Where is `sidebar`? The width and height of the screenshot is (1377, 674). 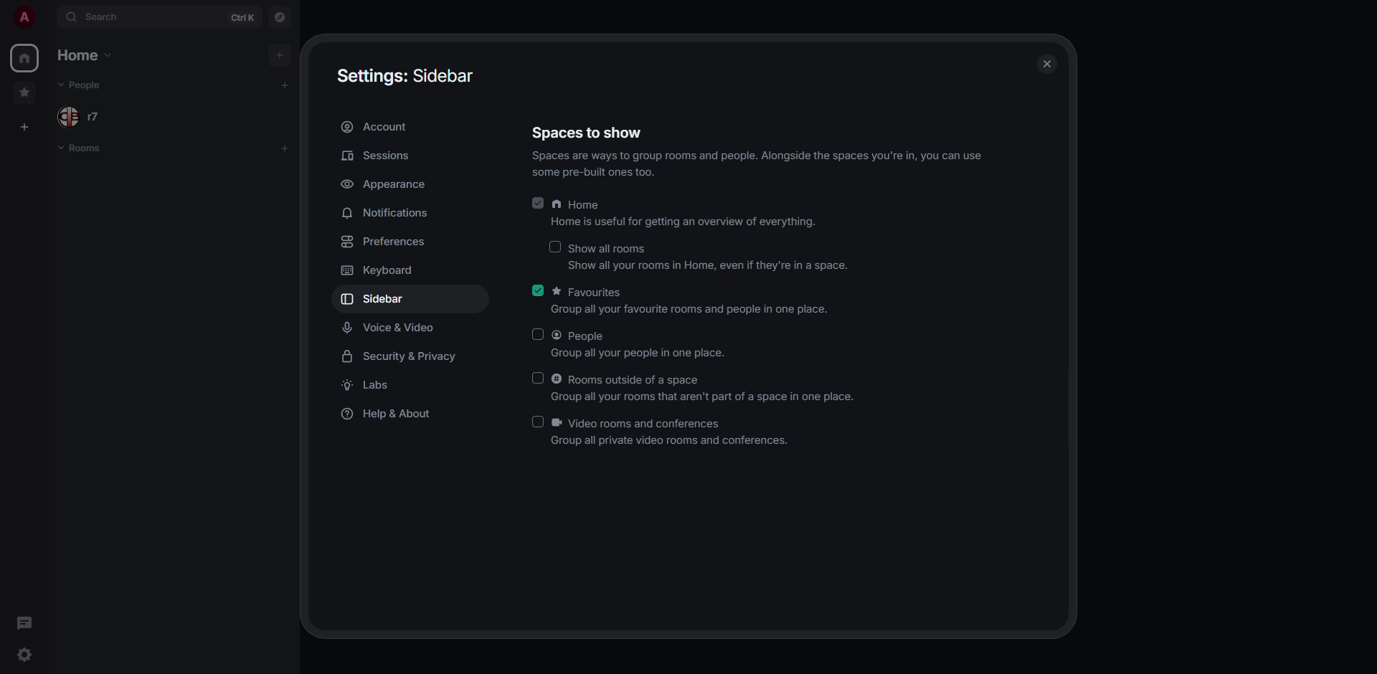 sidebar is located at coordinates (384, 298).